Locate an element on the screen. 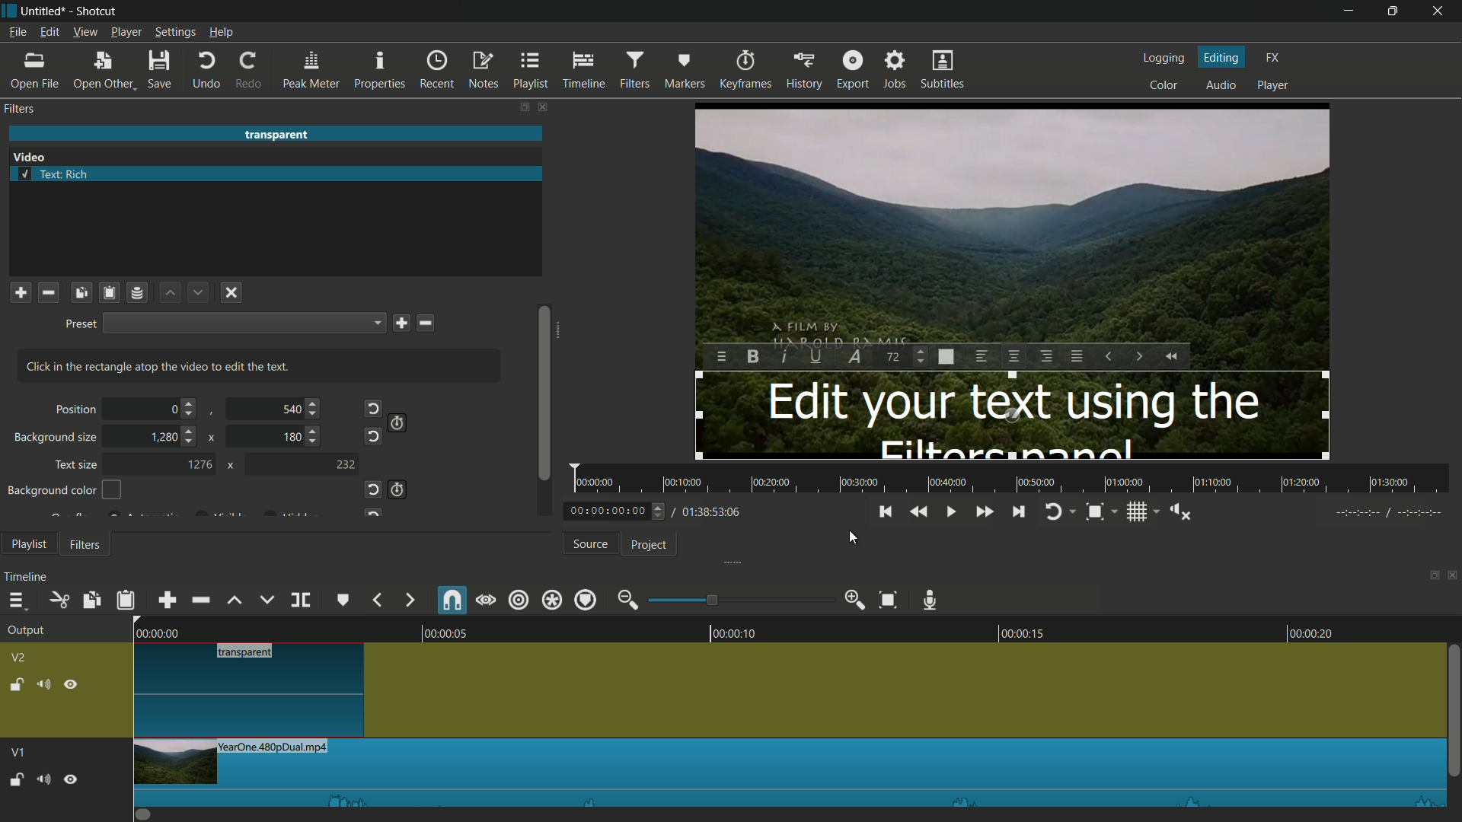  maximize is located at coordinates (1393, 11).